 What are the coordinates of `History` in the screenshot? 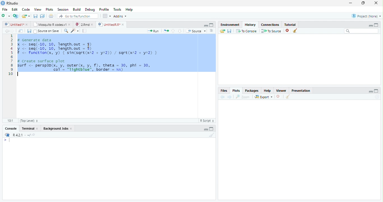 It's located at (250, 24).